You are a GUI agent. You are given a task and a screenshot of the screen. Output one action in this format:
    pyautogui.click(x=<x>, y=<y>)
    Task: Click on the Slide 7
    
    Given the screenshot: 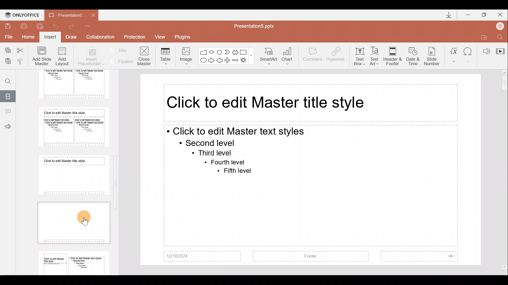 What is the action you would take?
    pyautogui.click(x=72, y=175)
    